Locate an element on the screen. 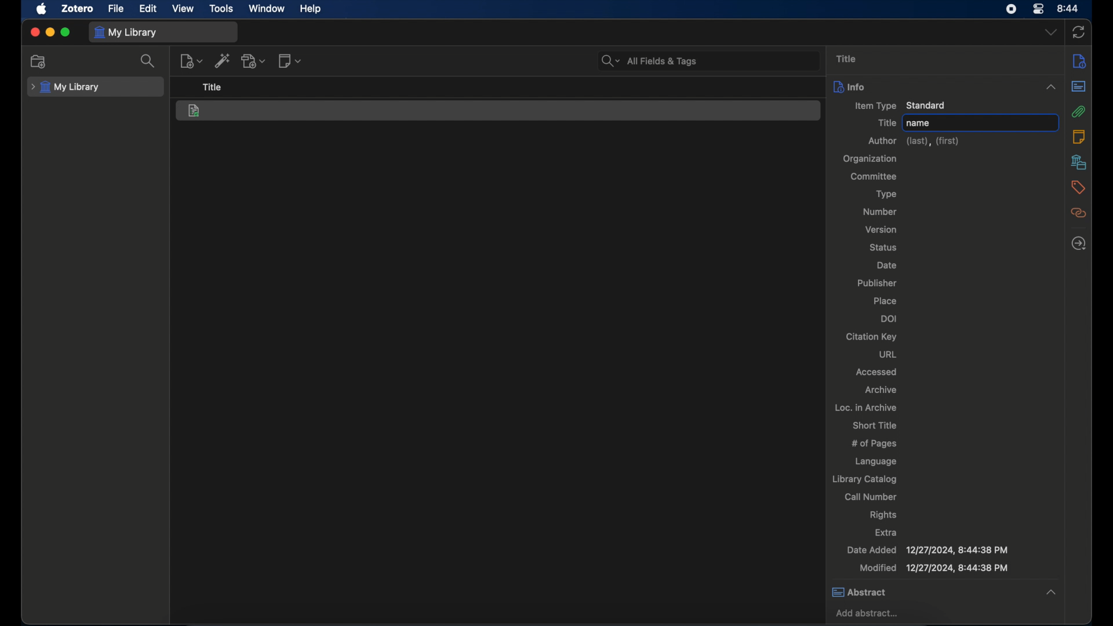 The width and height of the screenshot is (1113, 626). short title is located at coordinates (874, 425).